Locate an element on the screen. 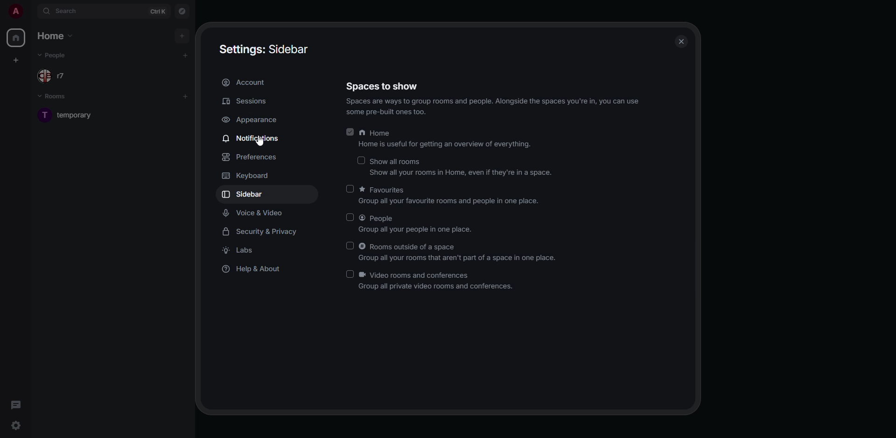  show all rooms is located at coordinates (462, 168).